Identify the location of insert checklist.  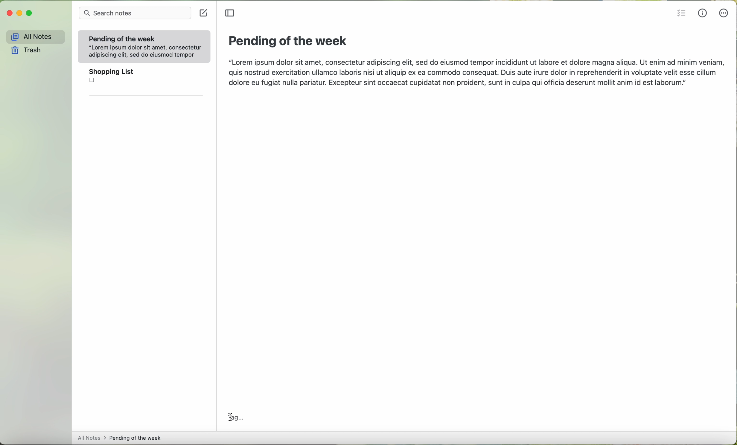
(681, 14).